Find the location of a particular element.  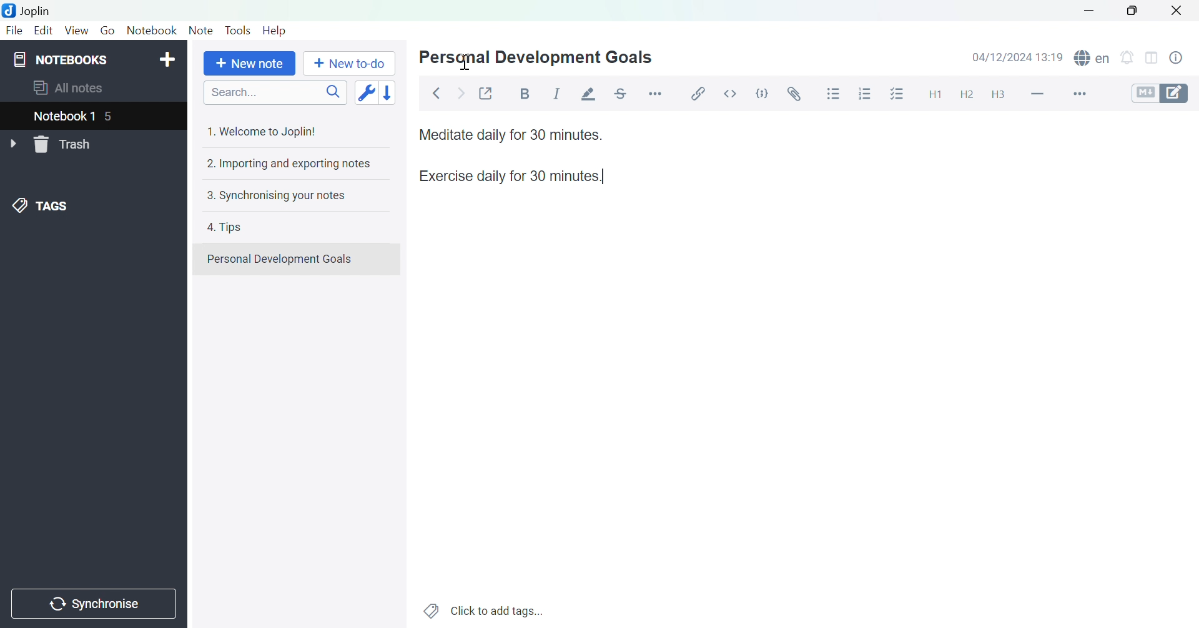

Checkbox list is located at coordinates (895, 95).